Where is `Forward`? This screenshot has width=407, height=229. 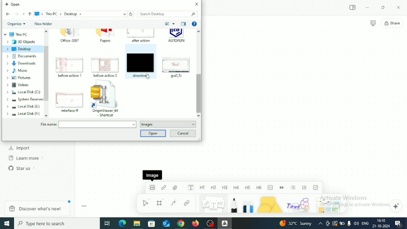 Forward is located at coordinates (16, 14).